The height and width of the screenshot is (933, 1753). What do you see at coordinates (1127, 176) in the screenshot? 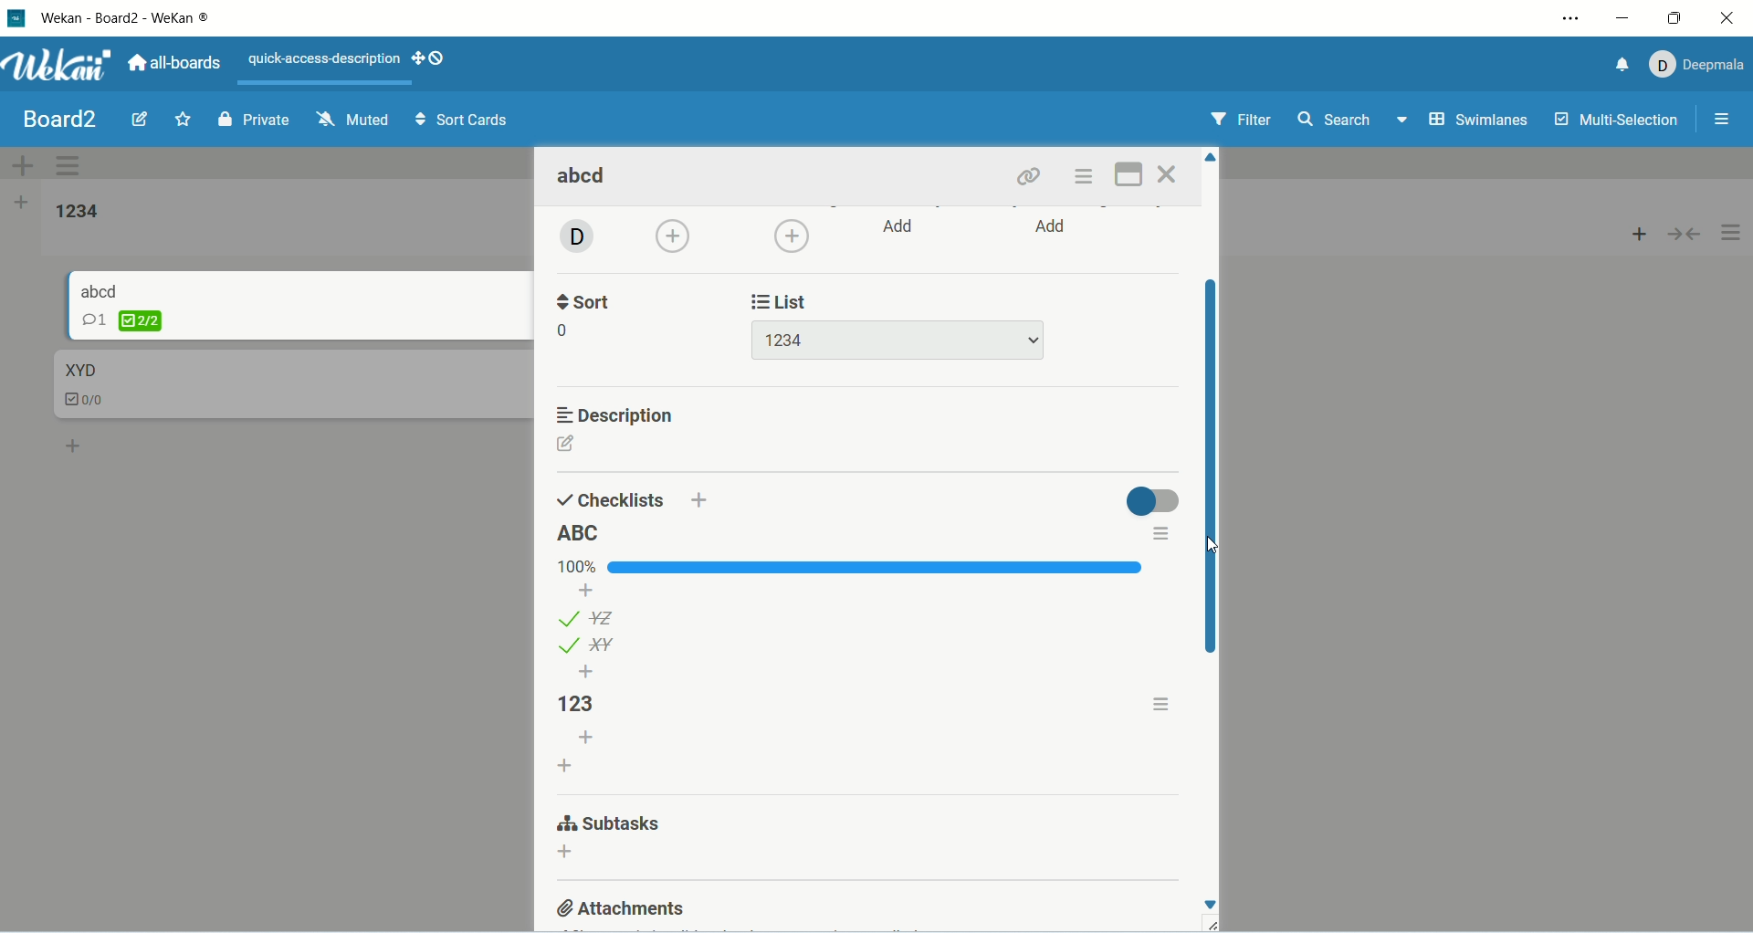
I see `maximize` at bounding box center [1127, 176].